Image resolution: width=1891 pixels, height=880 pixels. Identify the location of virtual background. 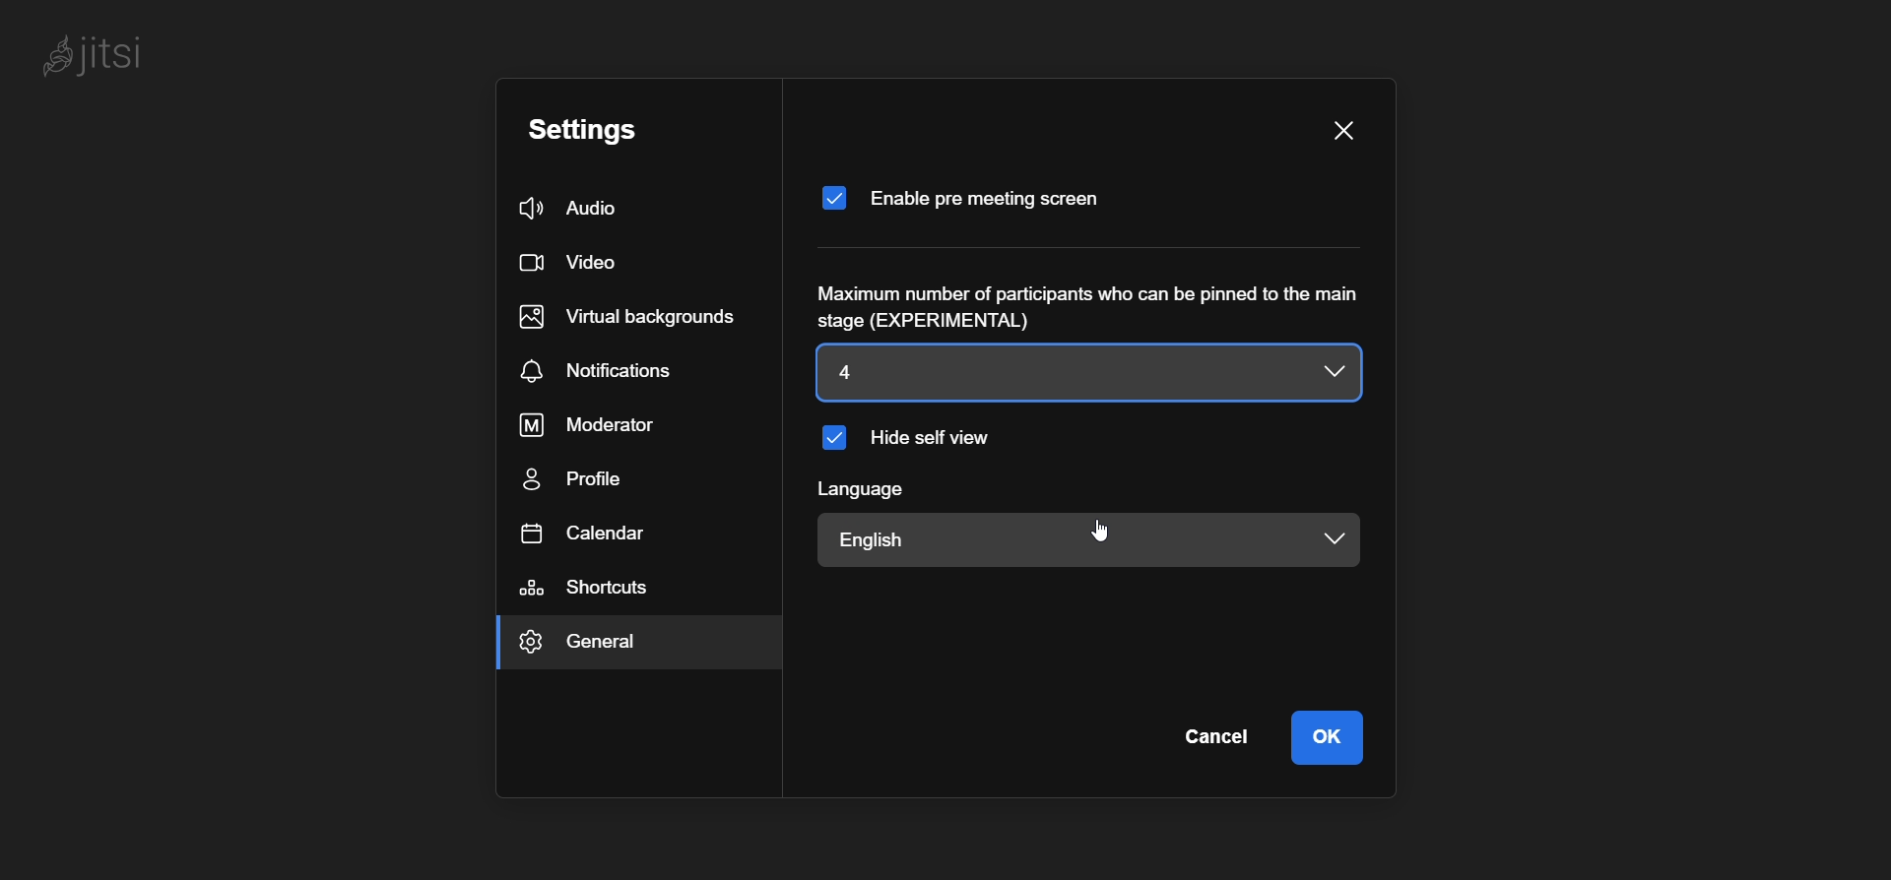
(630, 314).